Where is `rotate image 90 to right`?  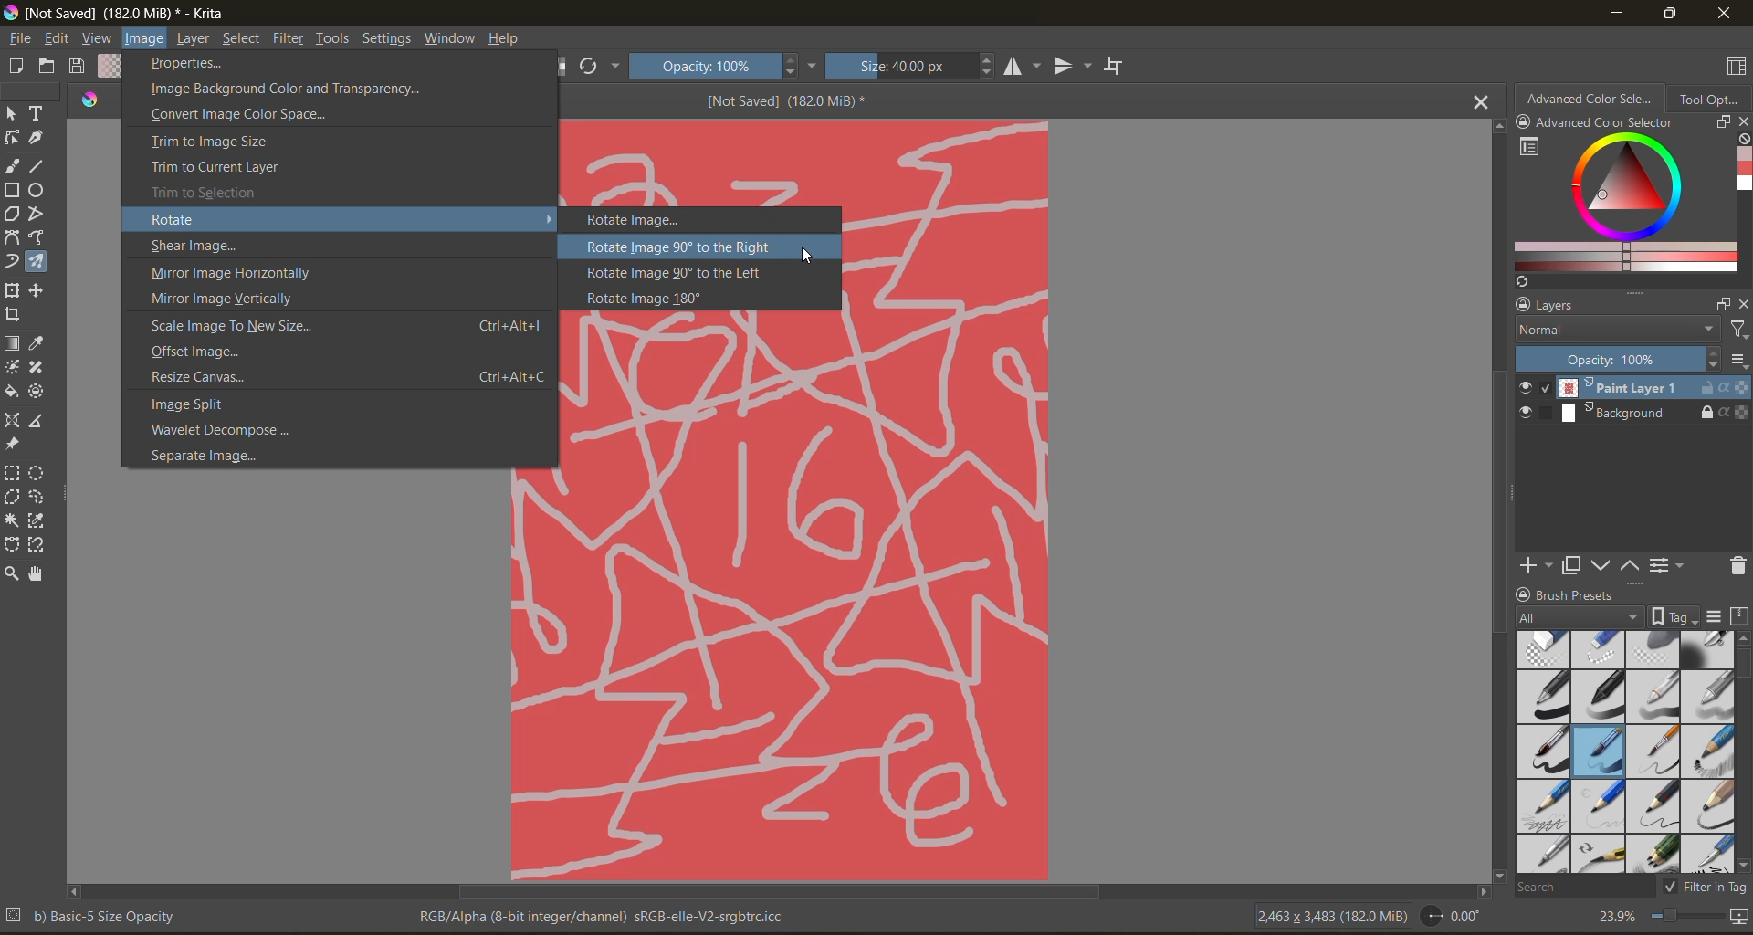 rotate image 90 to right is located at coordinates (677, 248).